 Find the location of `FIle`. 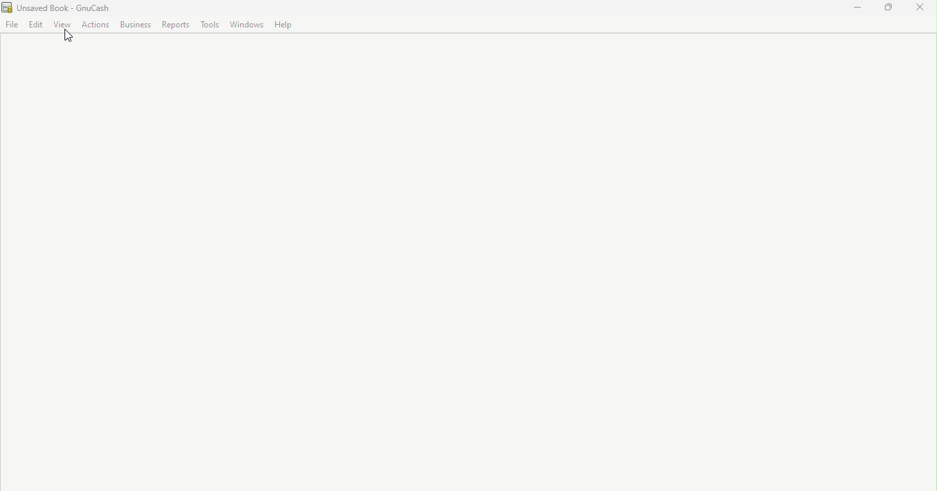

FIle is located at coordinates (12, 26).